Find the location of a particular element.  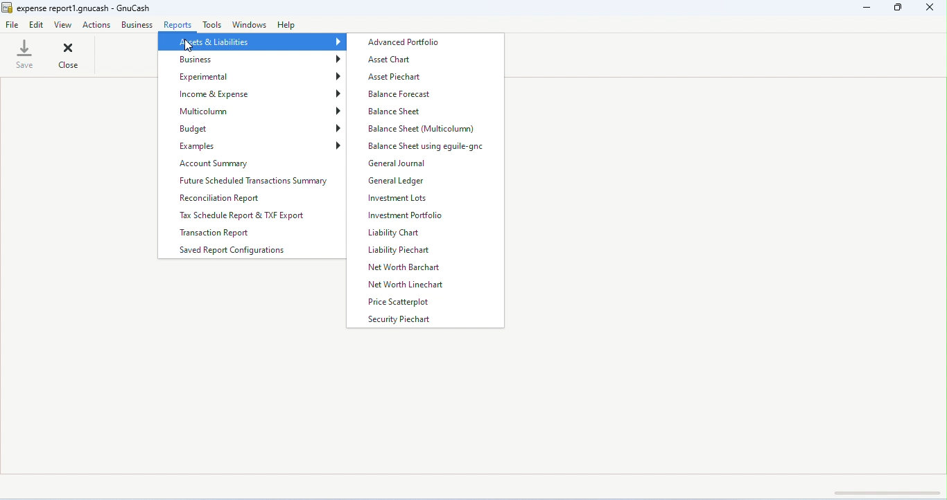

general ledger is located at coordinates (399, 181).